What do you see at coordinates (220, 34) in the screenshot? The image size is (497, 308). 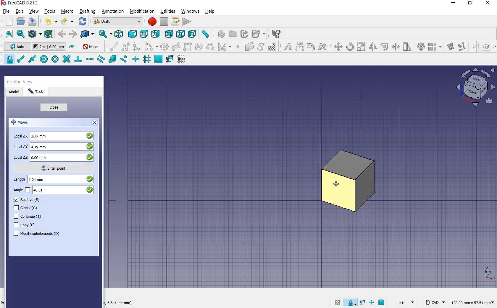 I see `create part` at bounding box center [220, 34].